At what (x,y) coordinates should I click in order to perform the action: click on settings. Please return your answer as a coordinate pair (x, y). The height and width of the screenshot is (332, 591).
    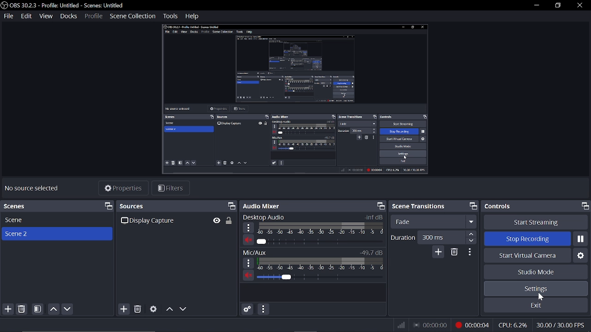
    Looking at the image, I should click on (536, 289).